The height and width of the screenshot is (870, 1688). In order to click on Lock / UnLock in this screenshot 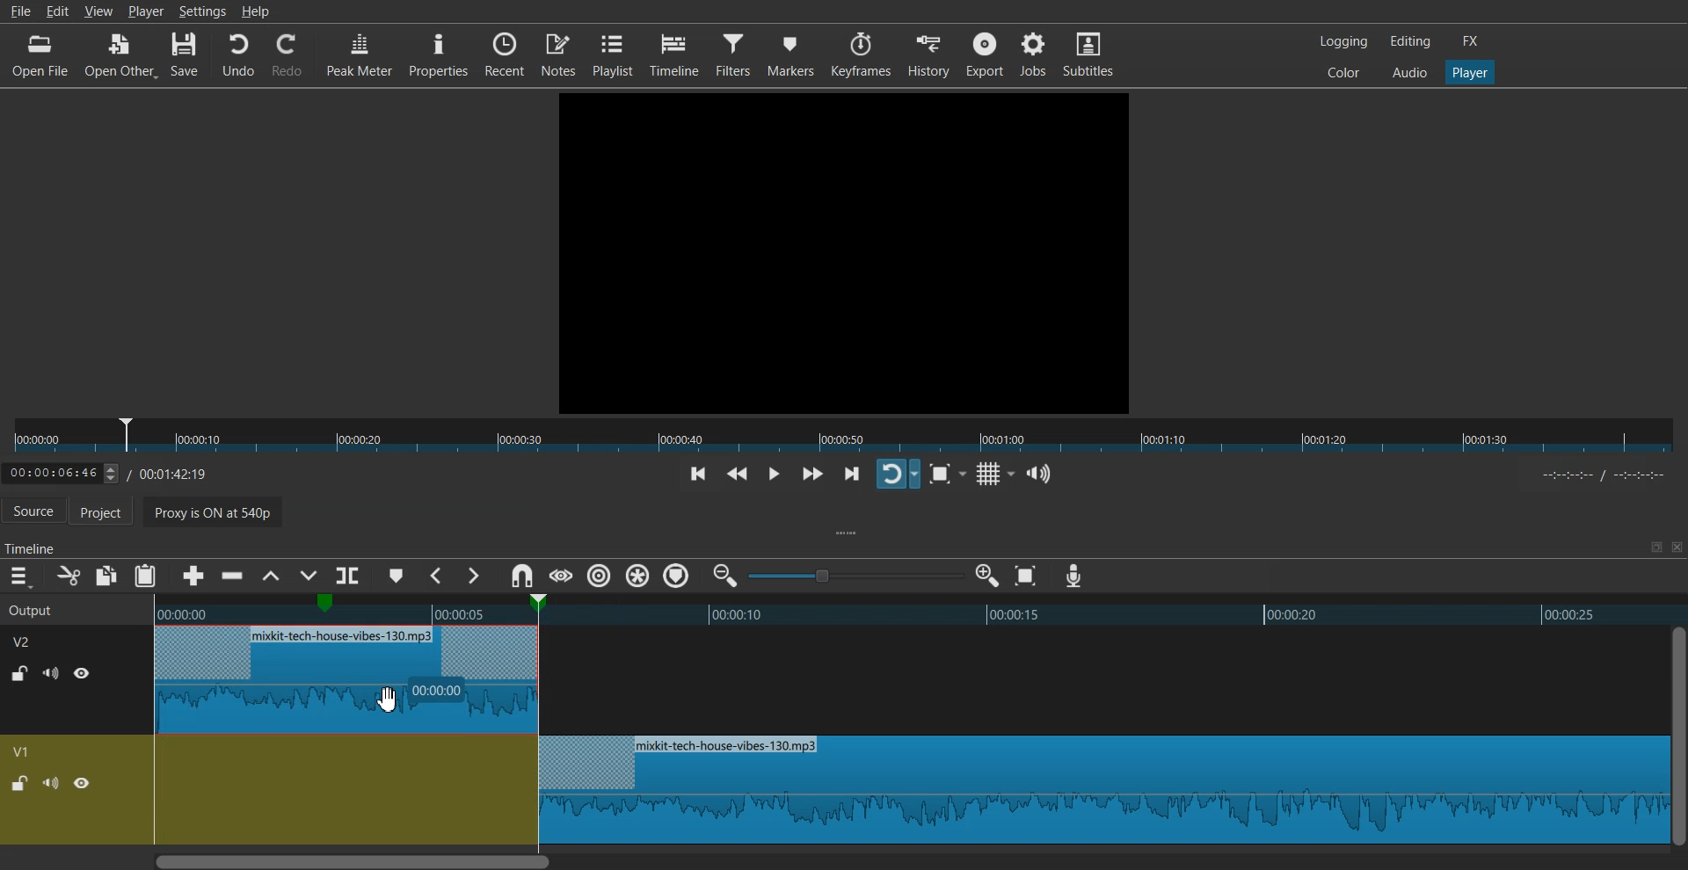, I will do `click(19, 784)`.